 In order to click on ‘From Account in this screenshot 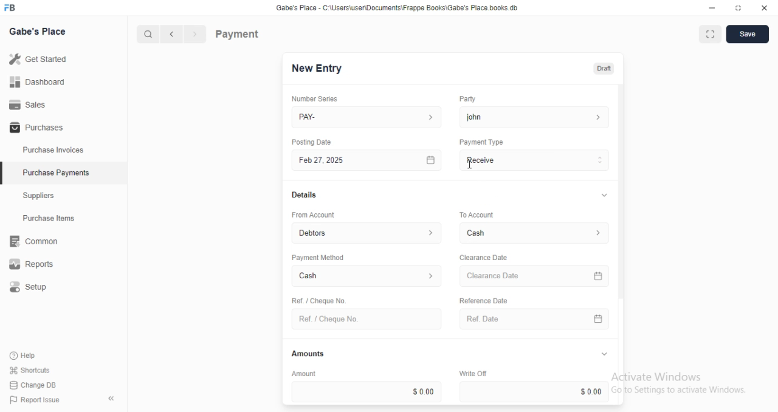, I will do `click(312, 215)`.